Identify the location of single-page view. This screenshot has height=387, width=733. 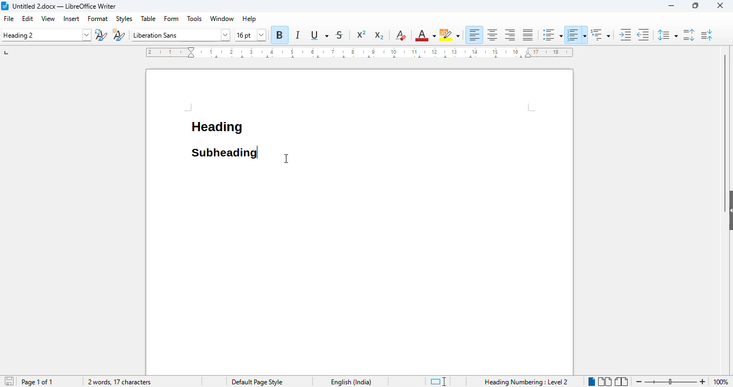
(592, 382).